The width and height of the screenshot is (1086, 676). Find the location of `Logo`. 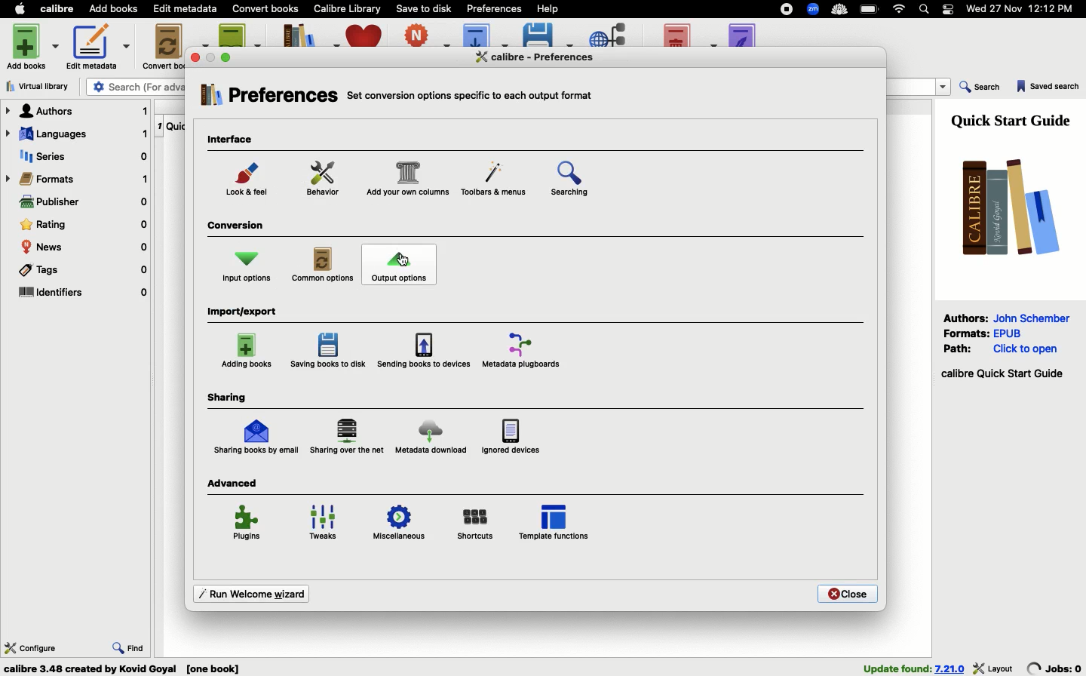

Logo is located at coordinates (1005, 206).